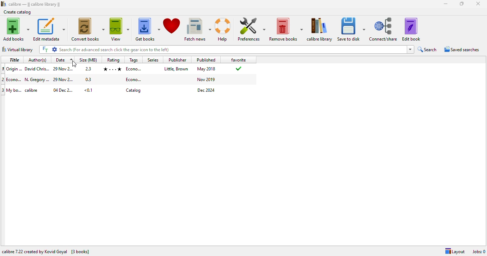 This screenshot has height=256, width=487. I want to click on layout, so click(455, 251).